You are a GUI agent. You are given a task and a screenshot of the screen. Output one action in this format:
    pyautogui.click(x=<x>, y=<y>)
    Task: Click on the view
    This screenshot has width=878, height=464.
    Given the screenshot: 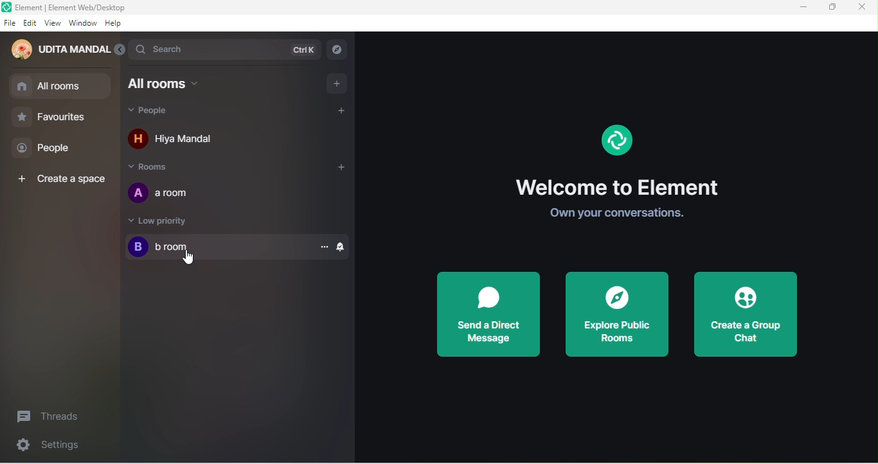 What is the action you would take?
    pyautogui.click(x=53, y=25)
    